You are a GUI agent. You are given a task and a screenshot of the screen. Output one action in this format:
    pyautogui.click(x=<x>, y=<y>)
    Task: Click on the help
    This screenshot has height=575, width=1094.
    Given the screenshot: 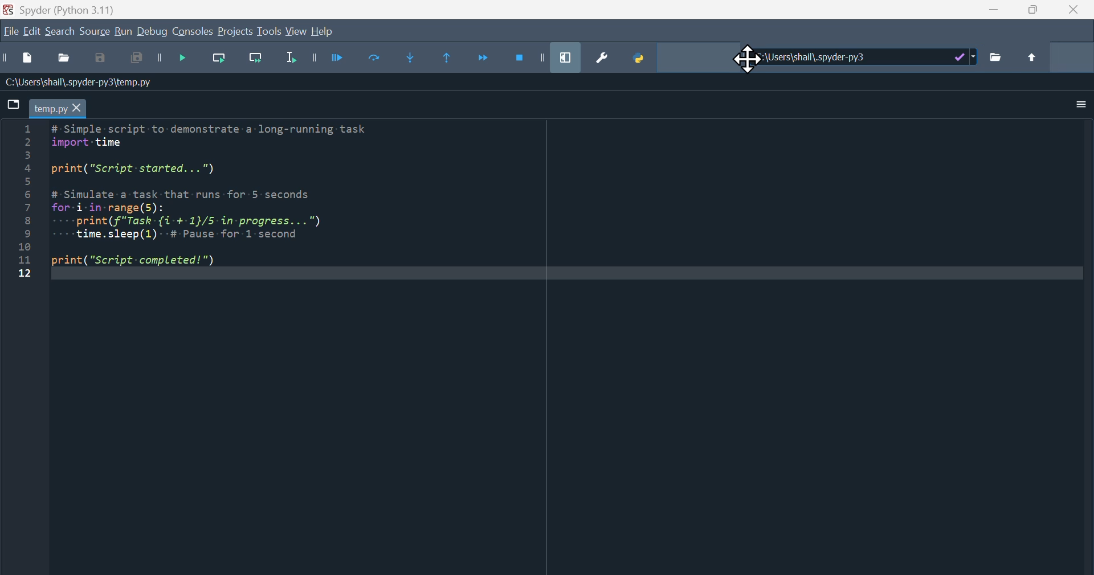 What is the action you would take?
    pyautogui.click(x=324, y=34)
    